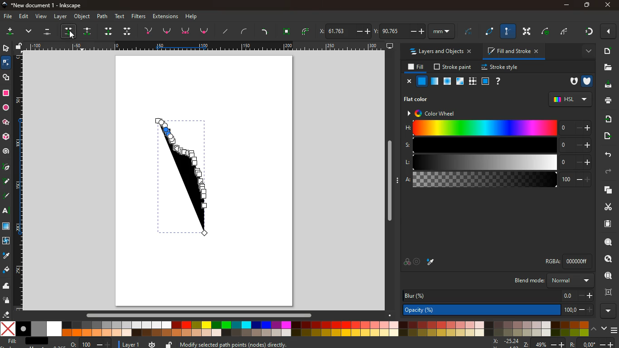 This screenshot has height=348, width=619. I want to click on pick, so click(6, 168).